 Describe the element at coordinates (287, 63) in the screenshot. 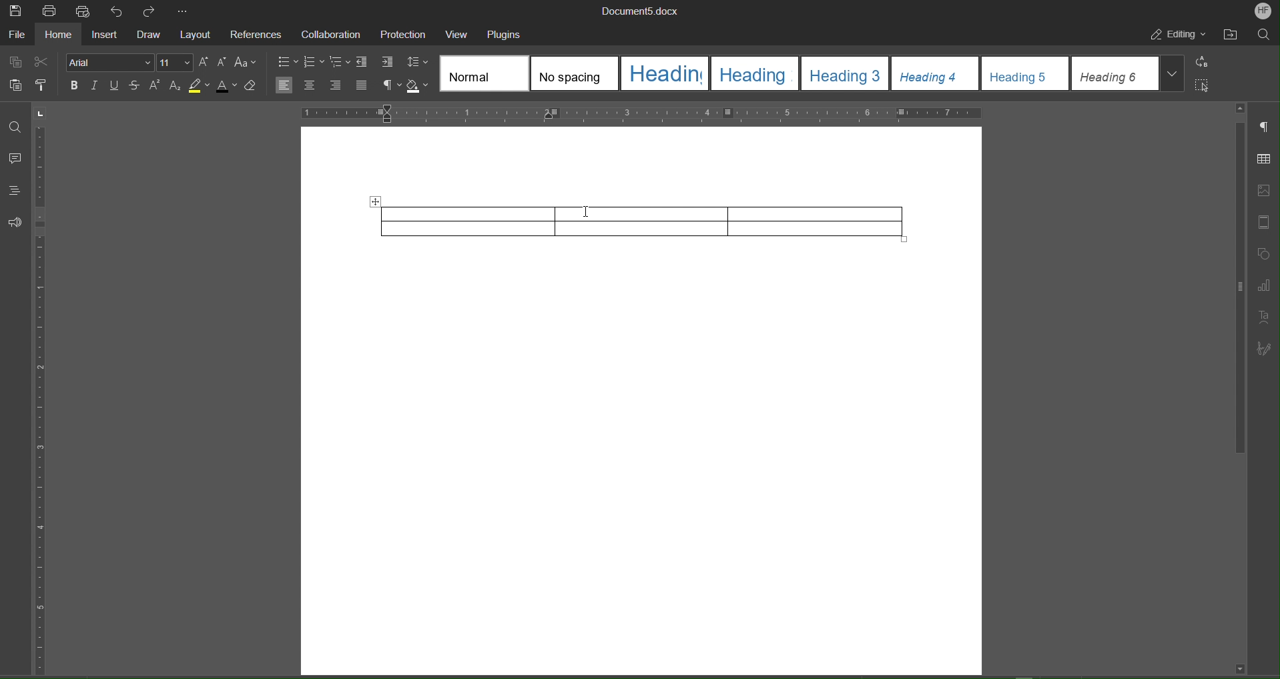

I see `bullets` at that location.